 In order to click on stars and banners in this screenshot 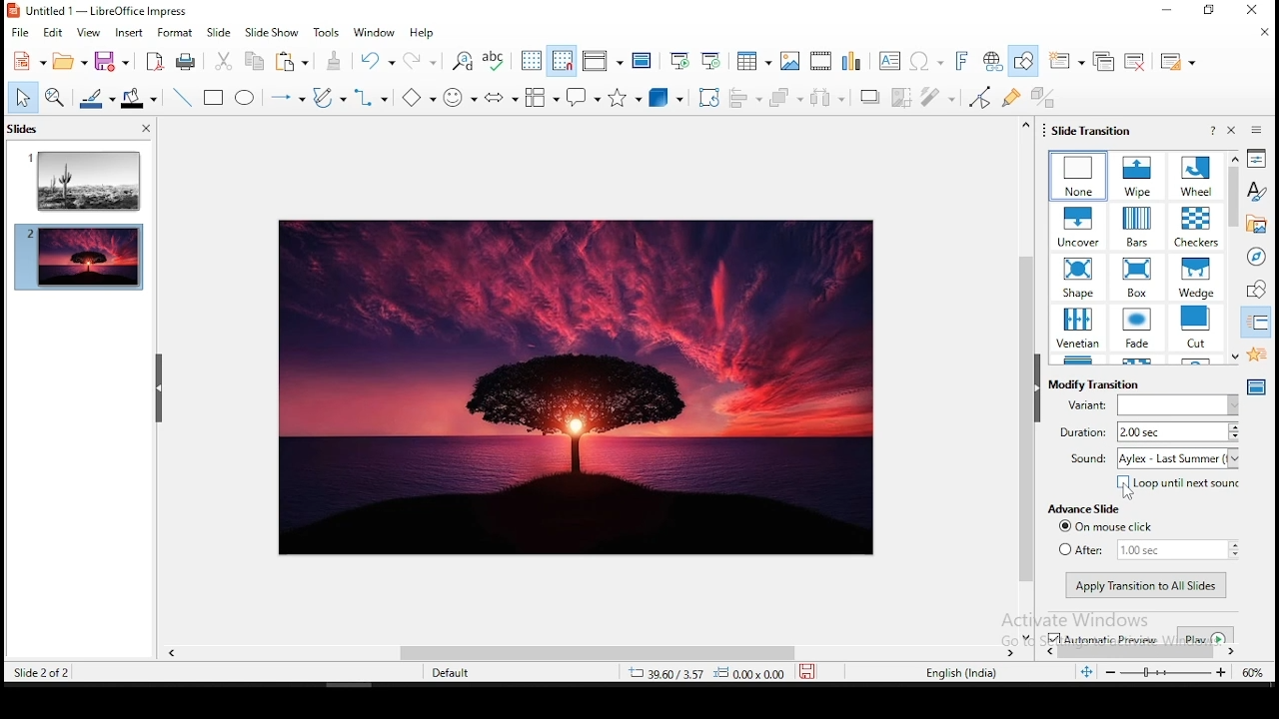, I will do `click(627, 97)`.